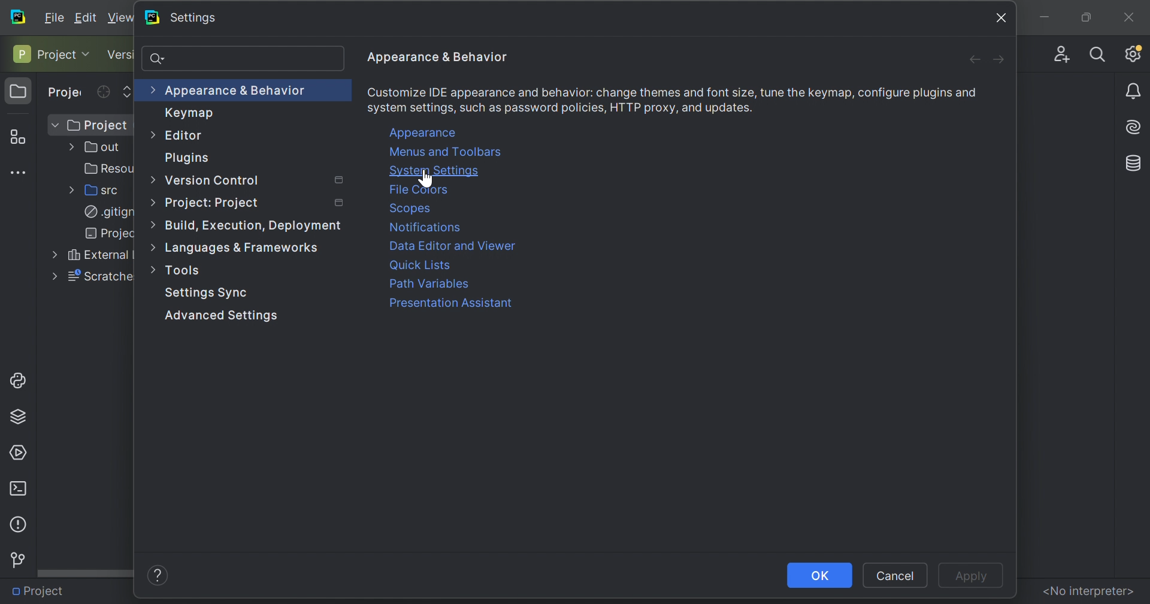 The width and height of the screenshot is (1150, 604). Describe the element at coordinates (187, 269) in the screenshot. I see `Tools` at that location.